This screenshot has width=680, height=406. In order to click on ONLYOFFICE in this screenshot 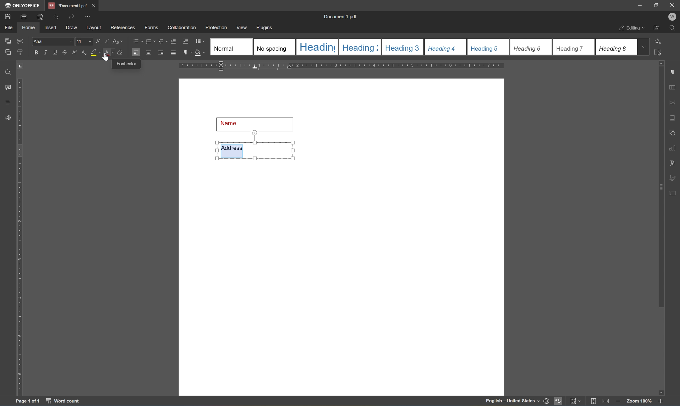, I will do `click(21, 5)`.